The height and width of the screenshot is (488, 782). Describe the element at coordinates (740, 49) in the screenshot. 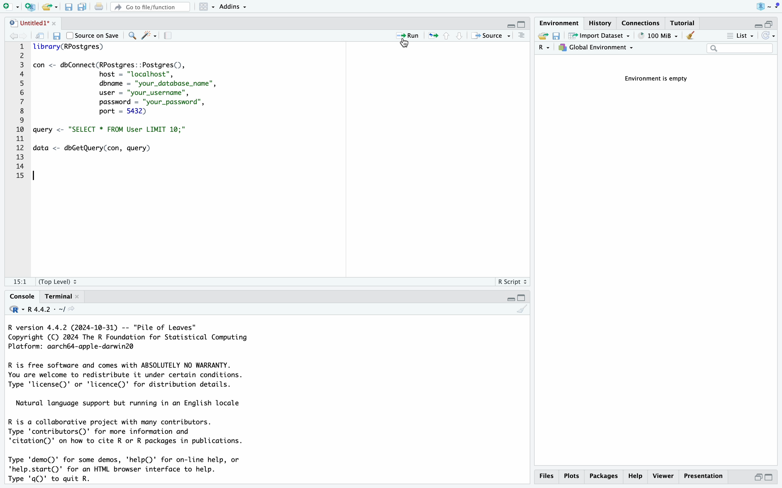

I see `search field` at that location.